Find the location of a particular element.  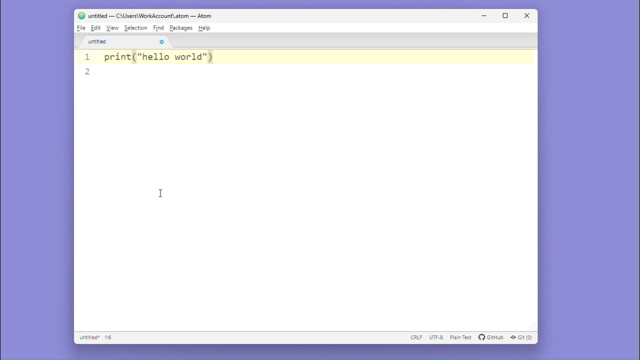

Close is located at coordinates (527, 15).